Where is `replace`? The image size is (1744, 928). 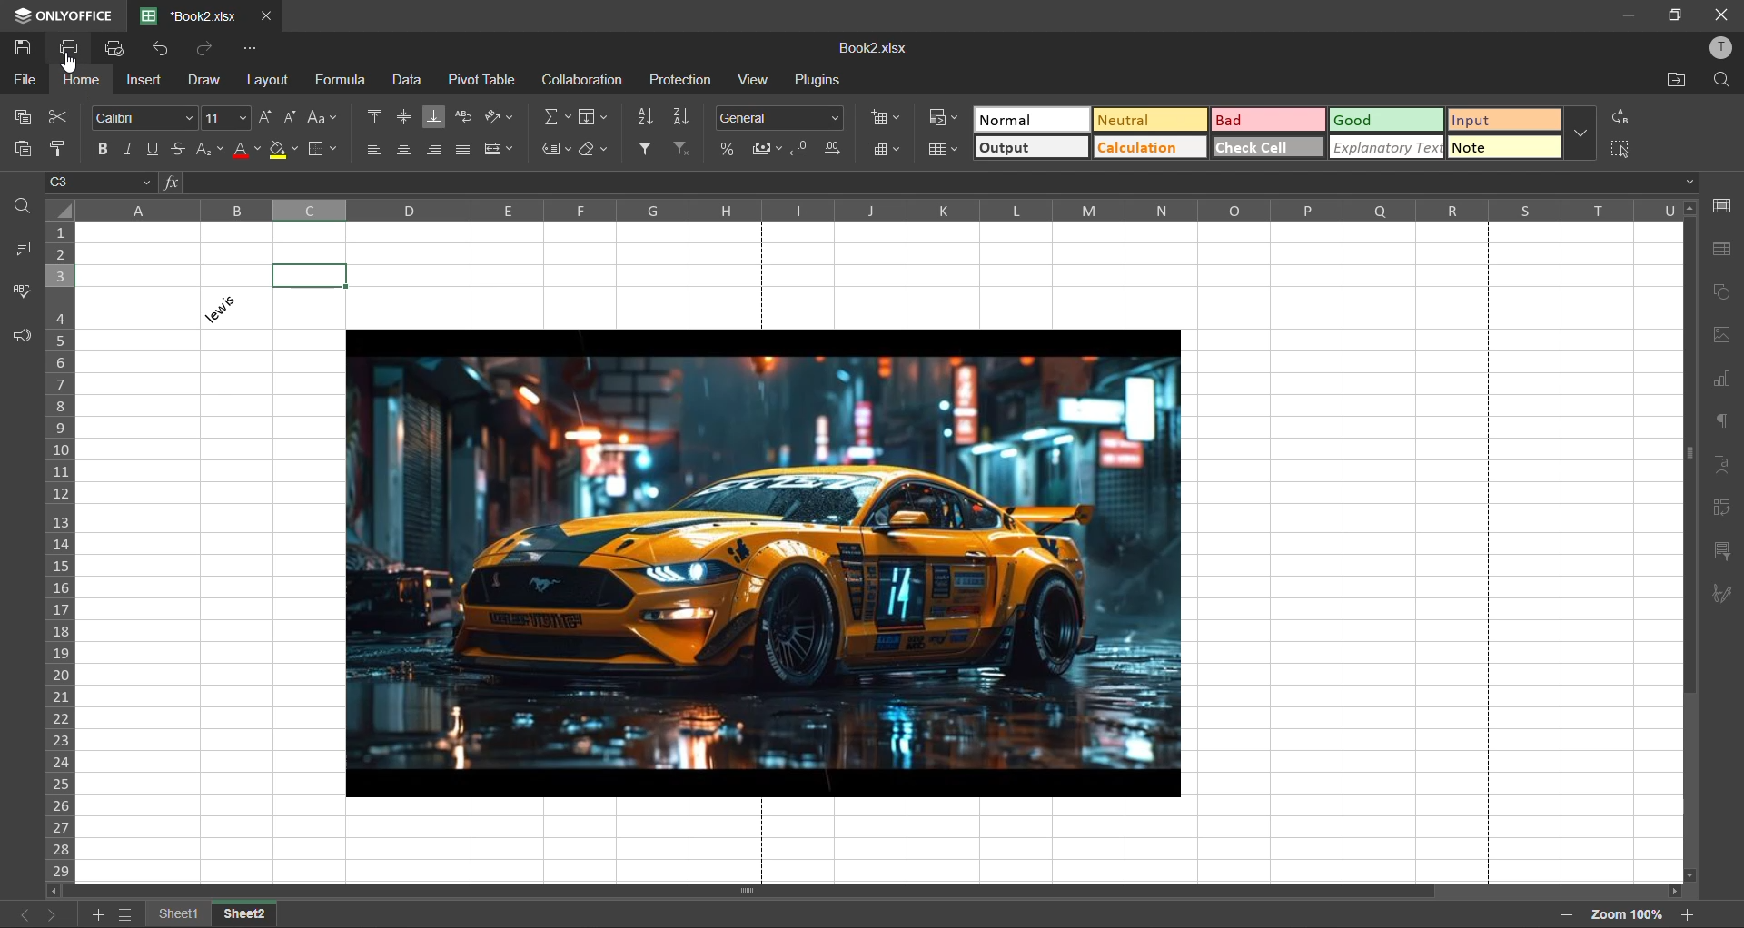 replace is located at coordinates (1620, 116).